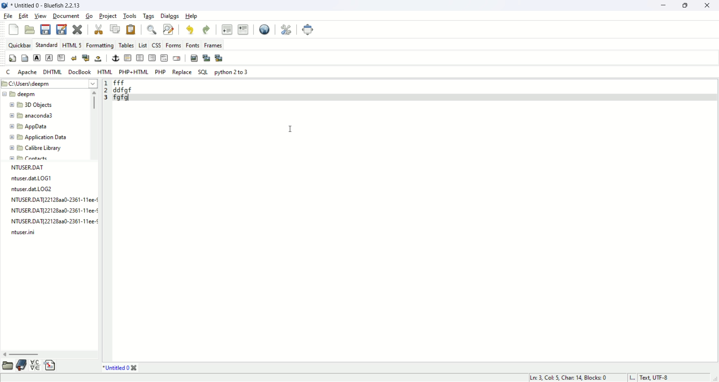 The image size is (719, 382). Describe the element at coordinates (36, 137) in the screenshot. I see `application Data` at that location.